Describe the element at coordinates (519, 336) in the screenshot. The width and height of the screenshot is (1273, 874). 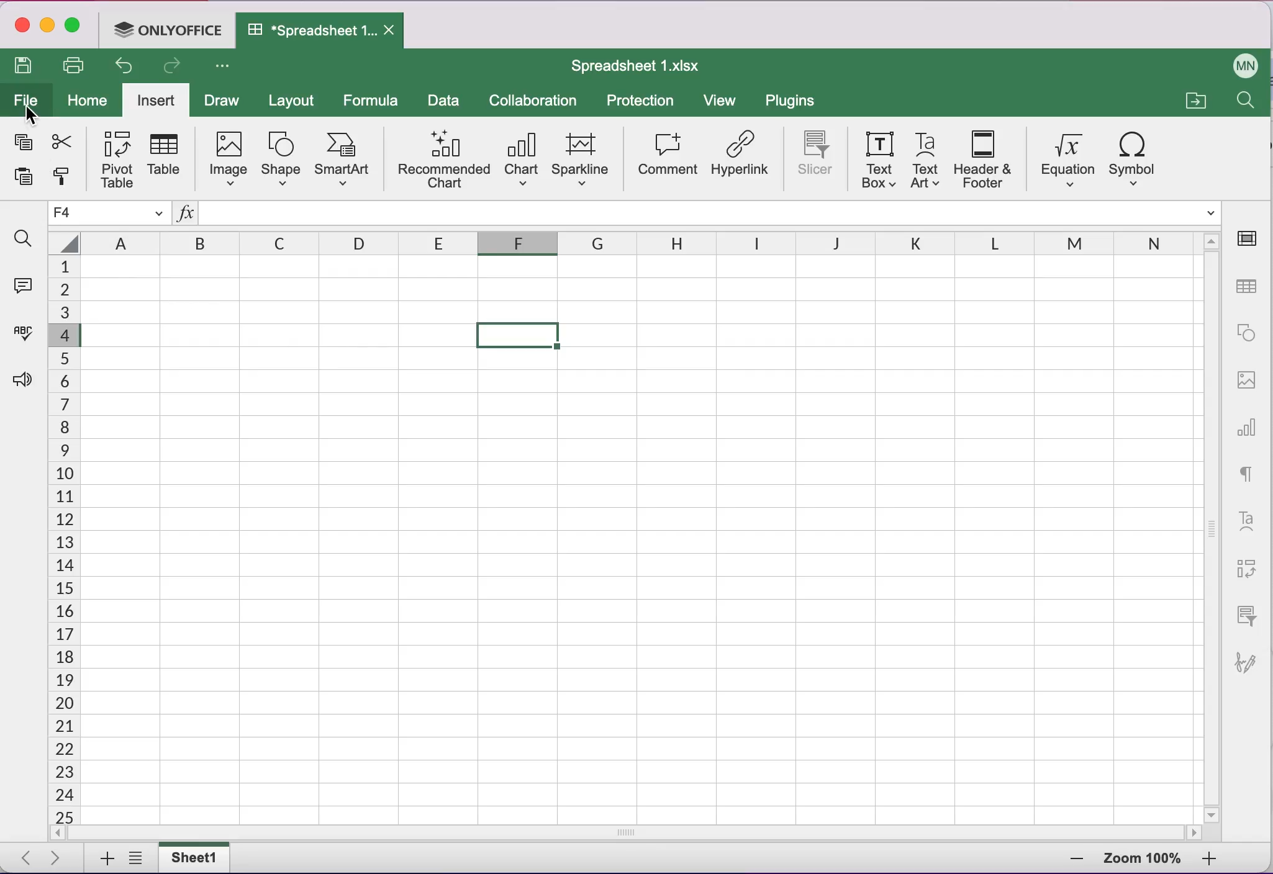
I see `cell selected` at that location.